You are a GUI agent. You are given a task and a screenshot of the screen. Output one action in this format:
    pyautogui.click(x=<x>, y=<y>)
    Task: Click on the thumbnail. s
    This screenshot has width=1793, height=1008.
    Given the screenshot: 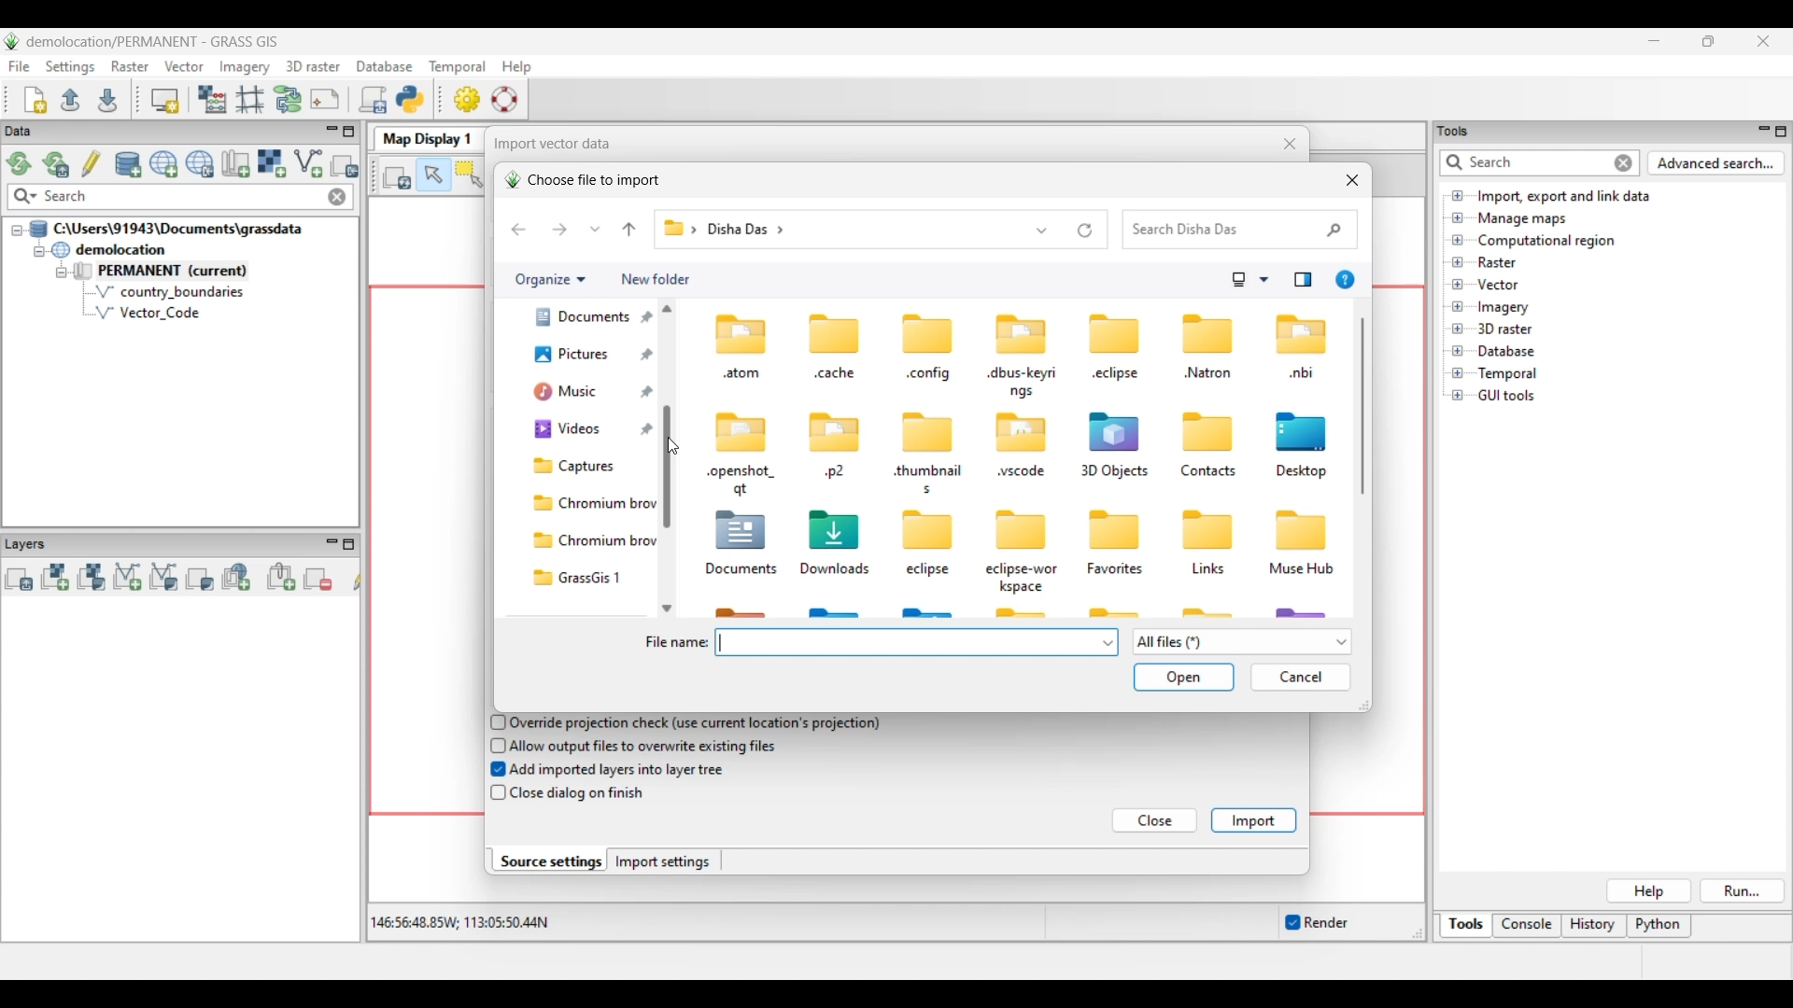 What is the action you would take?
    pyautogui.click(x=926, y=480)
    